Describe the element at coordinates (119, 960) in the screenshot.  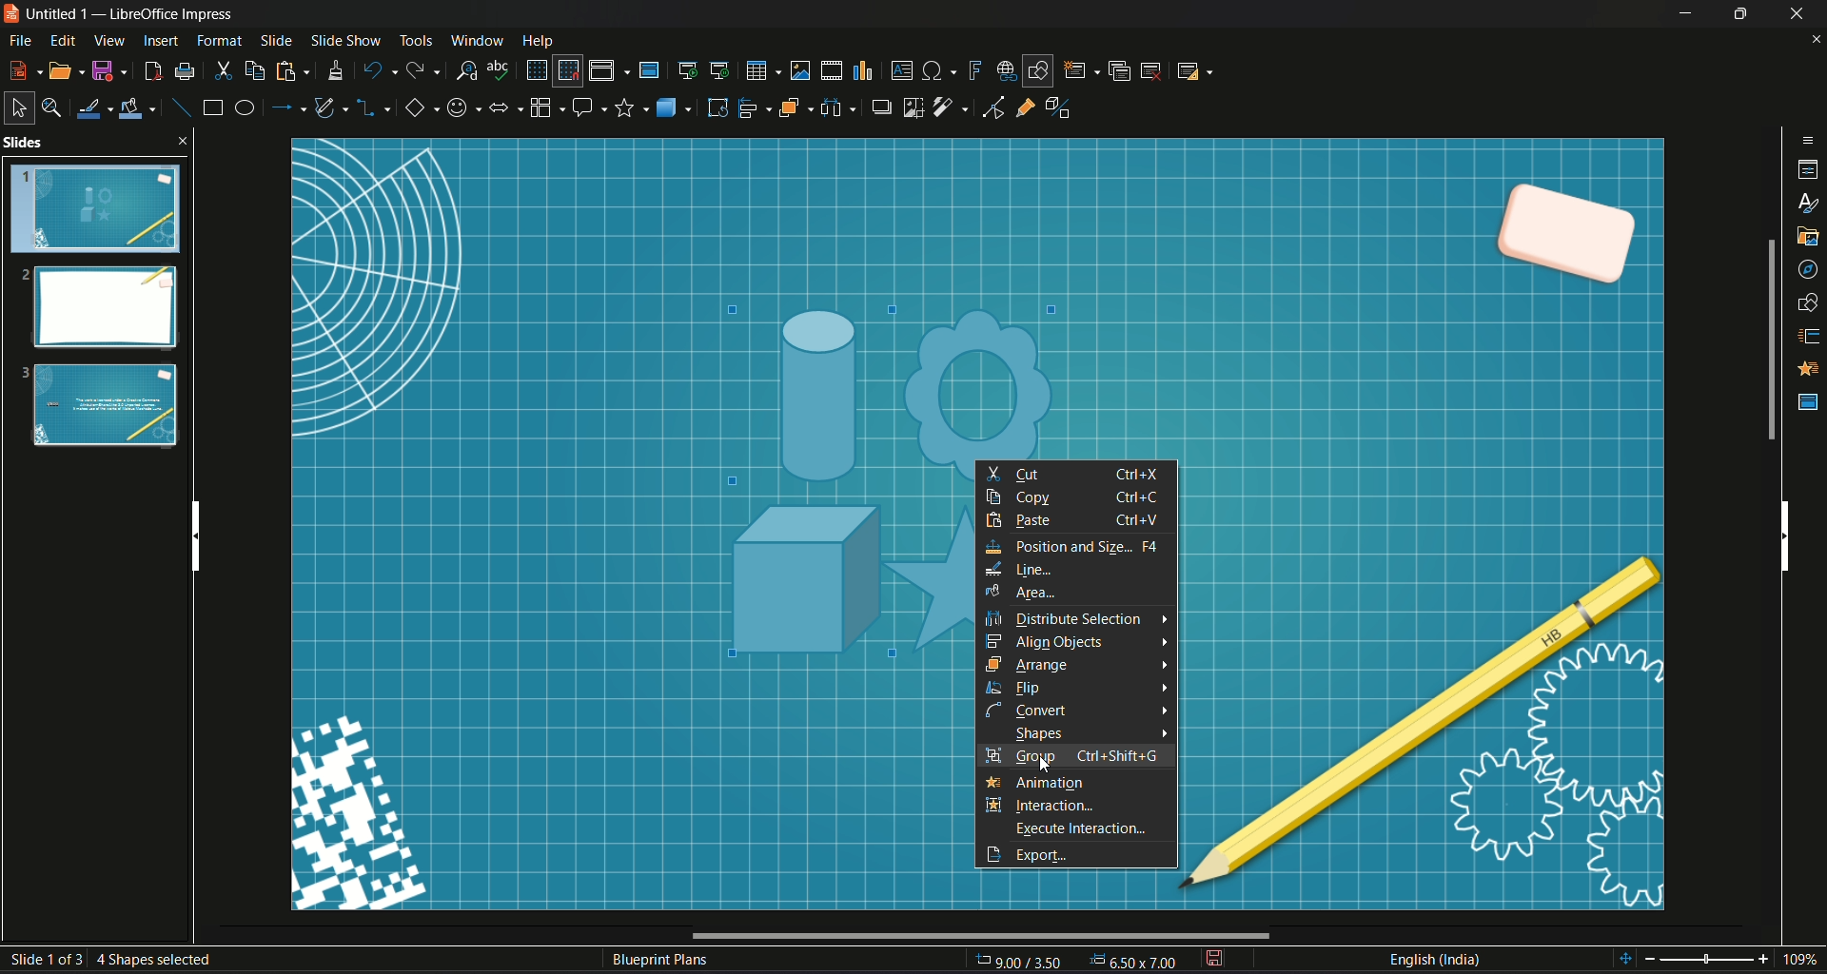
I see `Slide number` at that location.